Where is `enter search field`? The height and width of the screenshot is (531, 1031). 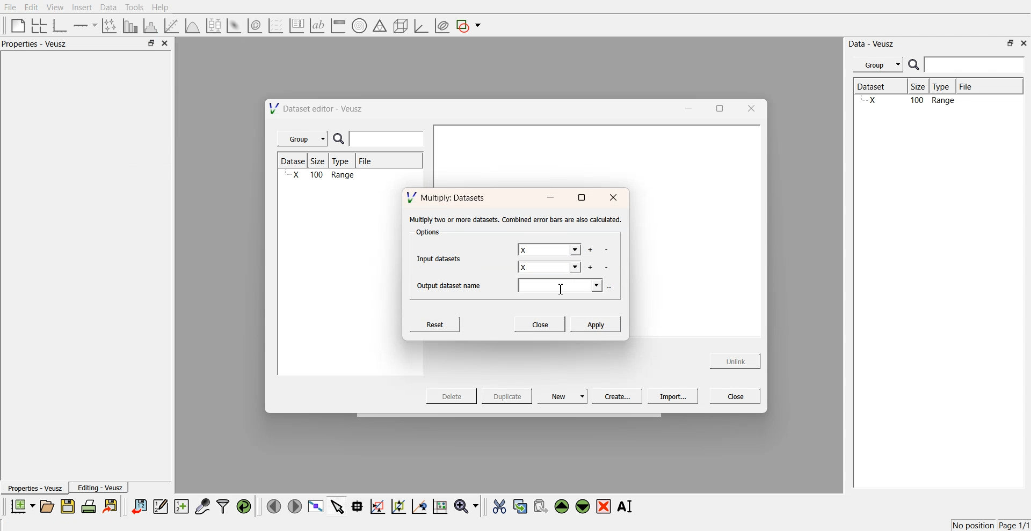 enter search field is located at coordinates (388, 139).